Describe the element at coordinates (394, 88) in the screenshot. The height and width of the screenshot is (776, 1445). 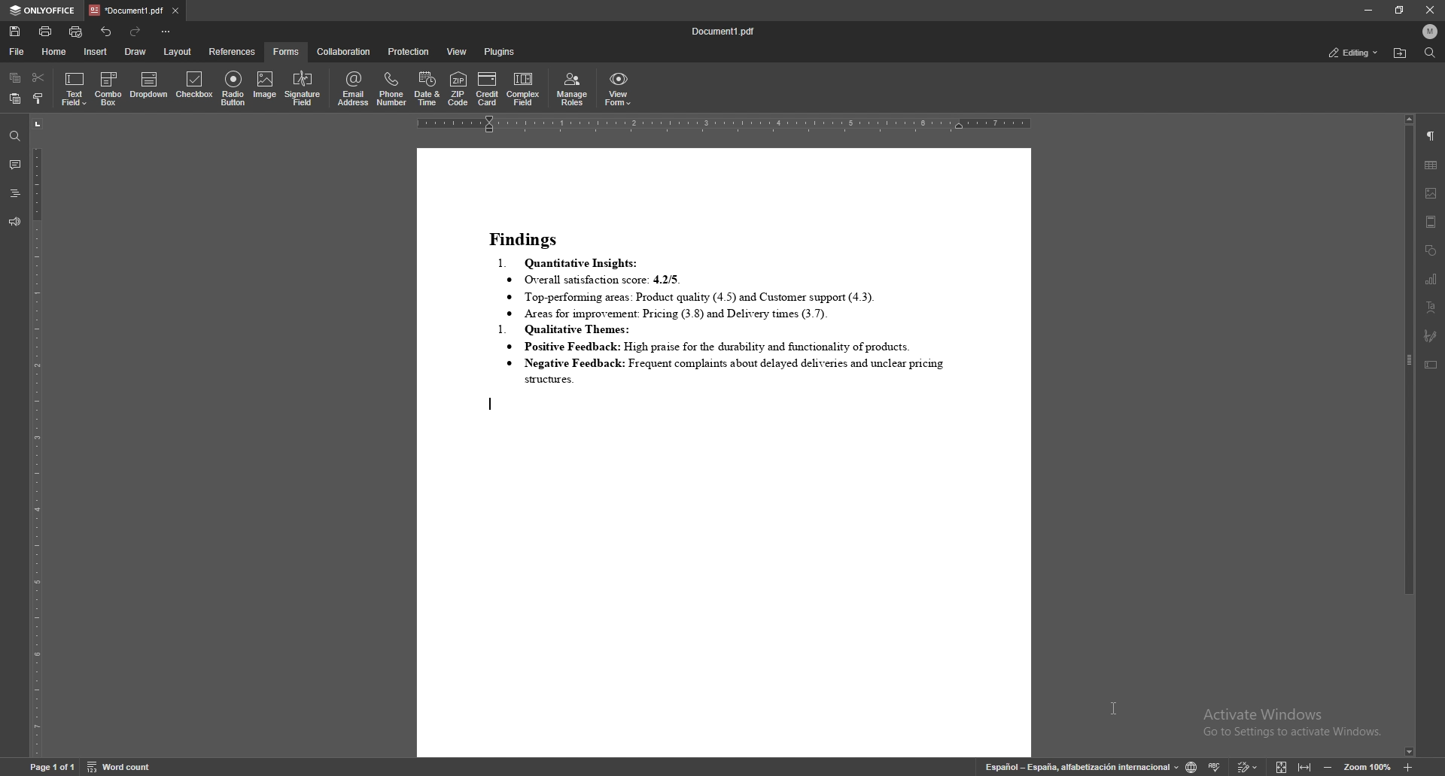
I see `phone number` at that location.